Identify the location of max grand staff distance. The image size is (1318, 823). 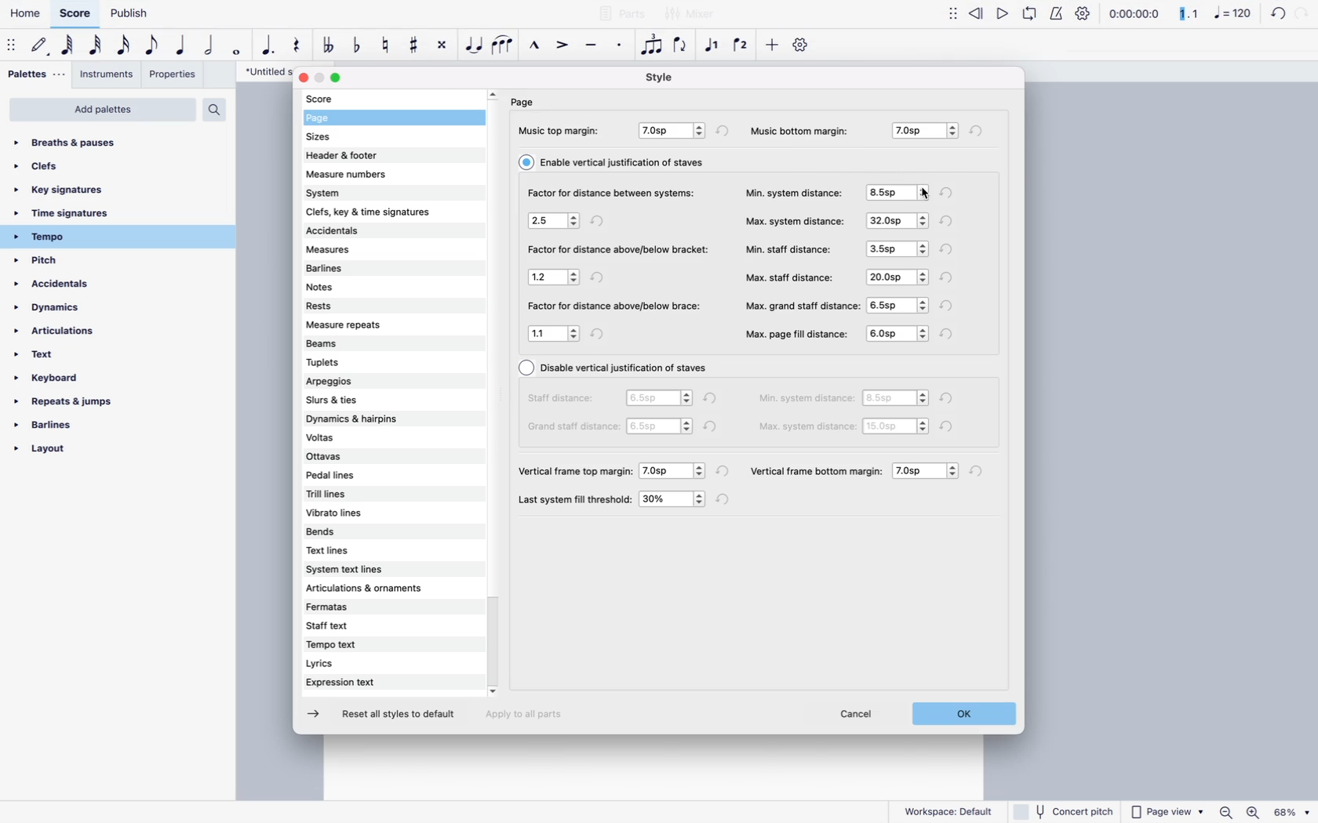
(803, 304).